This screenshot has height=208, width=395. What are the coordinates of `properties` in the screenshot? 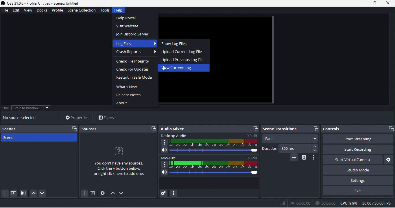 It's located at (75, 117).